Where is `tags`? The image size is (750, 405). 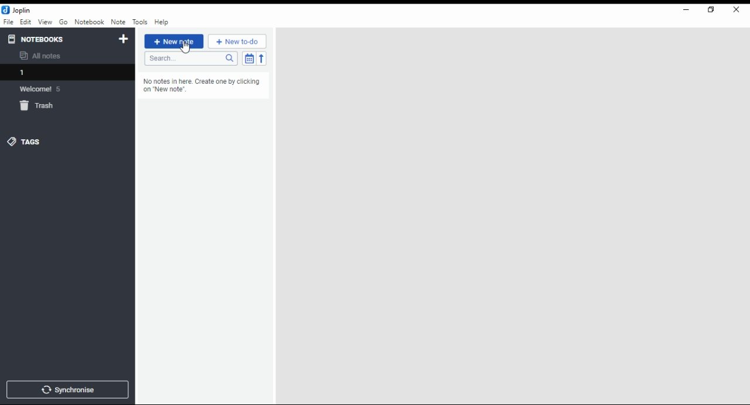
tags is located at coordinates (32, 142).